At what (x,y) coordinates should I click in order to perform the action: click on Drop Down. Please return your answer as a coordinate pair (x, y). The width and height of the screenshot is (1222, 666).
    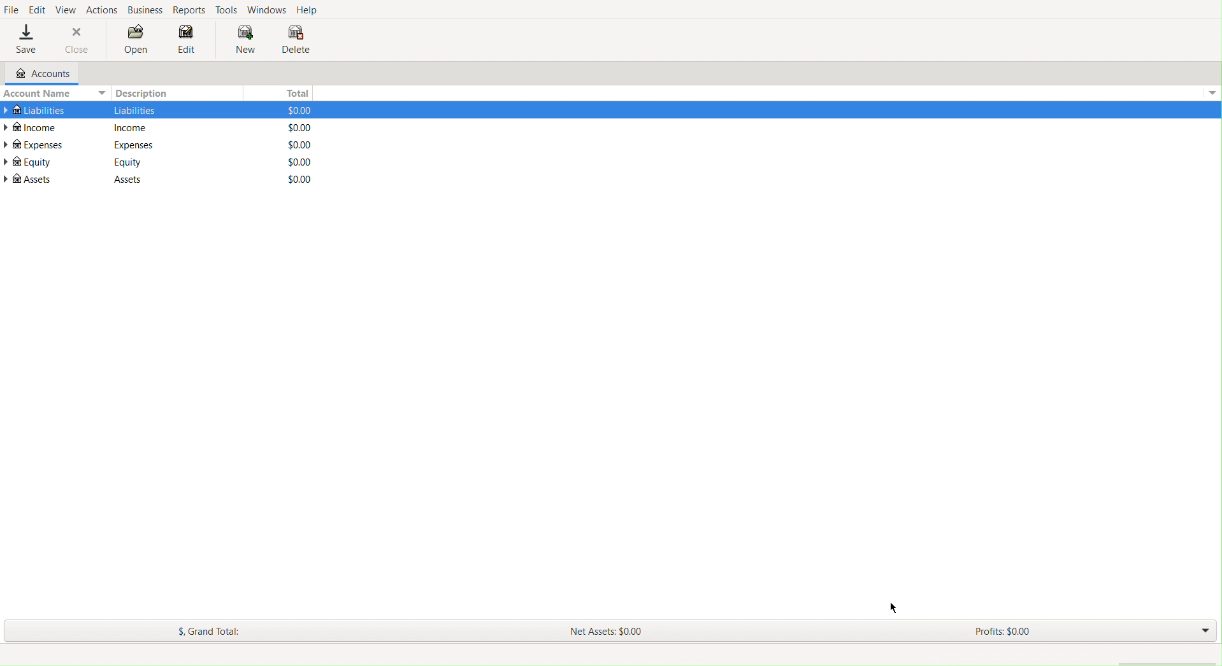
    Looking at the image, I should click on (1204, 631).